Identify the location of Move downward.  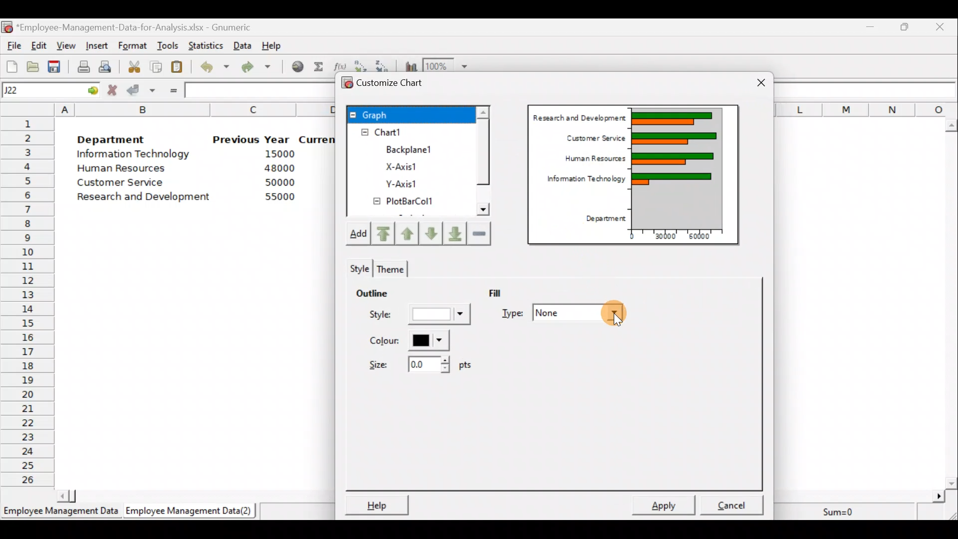
(453, 232).